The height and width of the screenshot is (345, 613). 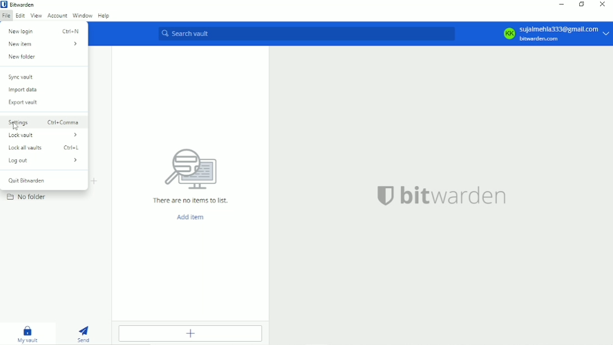 What do you see at coordinates (6, 17) in the screenshot?
I see `File` at bounding box center [6, 17].